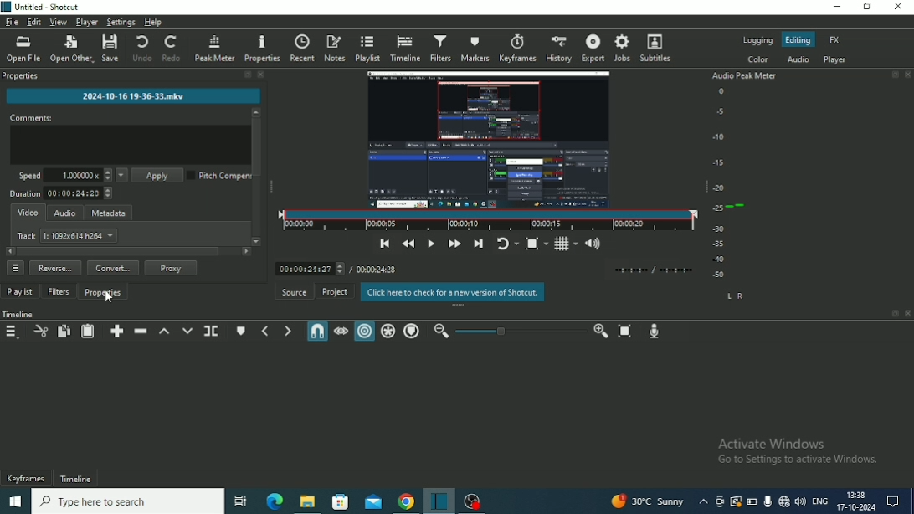  What do you see at coordinates (19, 314) in the screenshot?
I see `Timeline` at bounding box center [19, 314].